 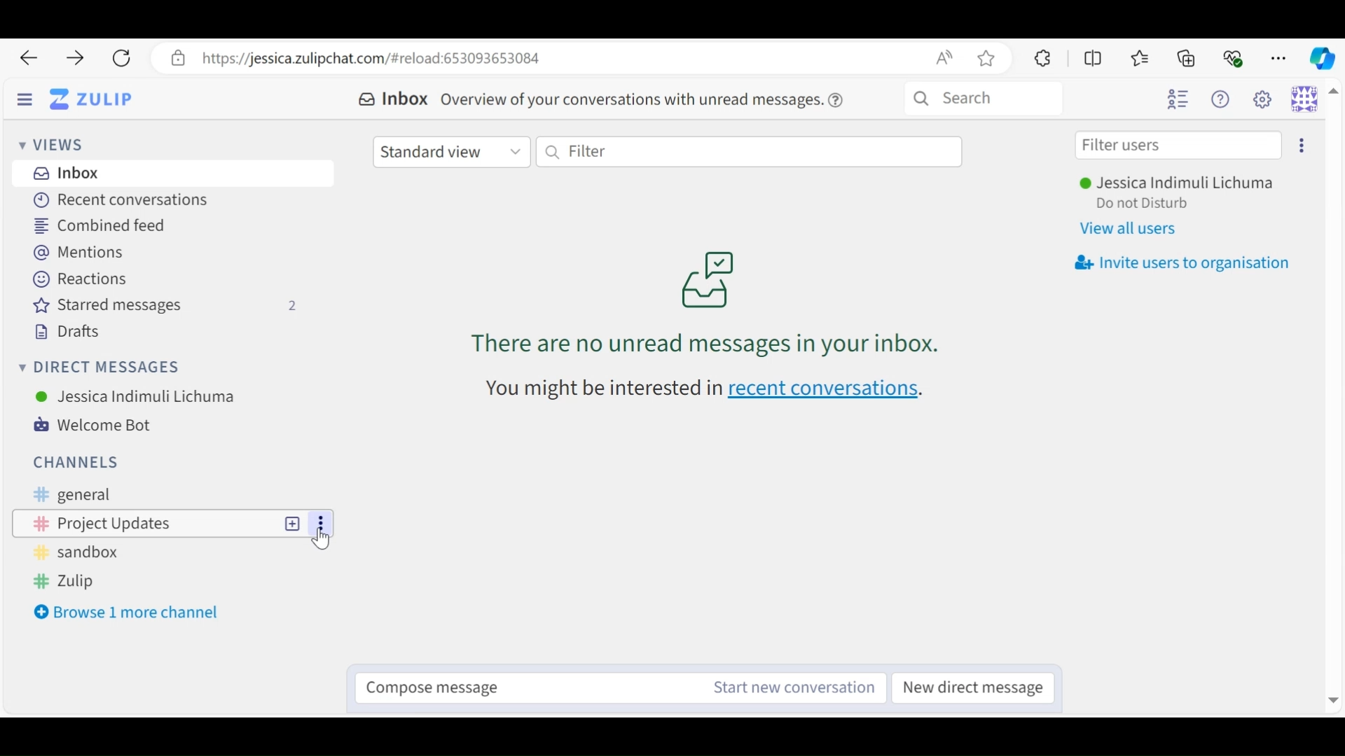 I want to click on New direct message, so click(x=977, y=687).